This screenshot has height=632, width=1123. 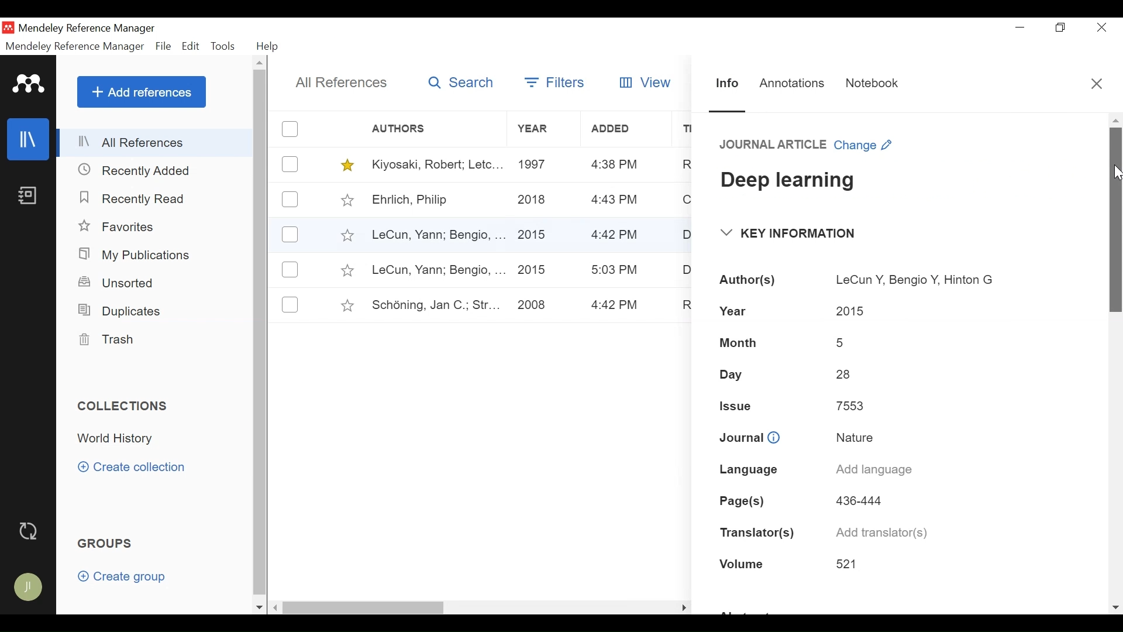 What do you see at coordinates (408, 129) in the screenshot?
I see `Authors` at bounding box center [408, 129].